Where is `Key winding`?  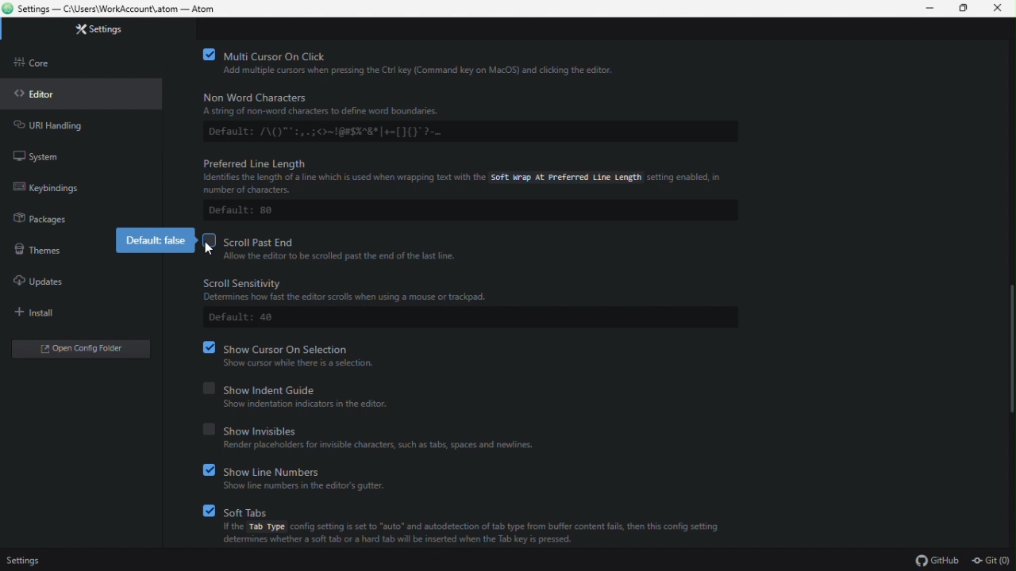 Key winding is located at coordinates (57, 190).